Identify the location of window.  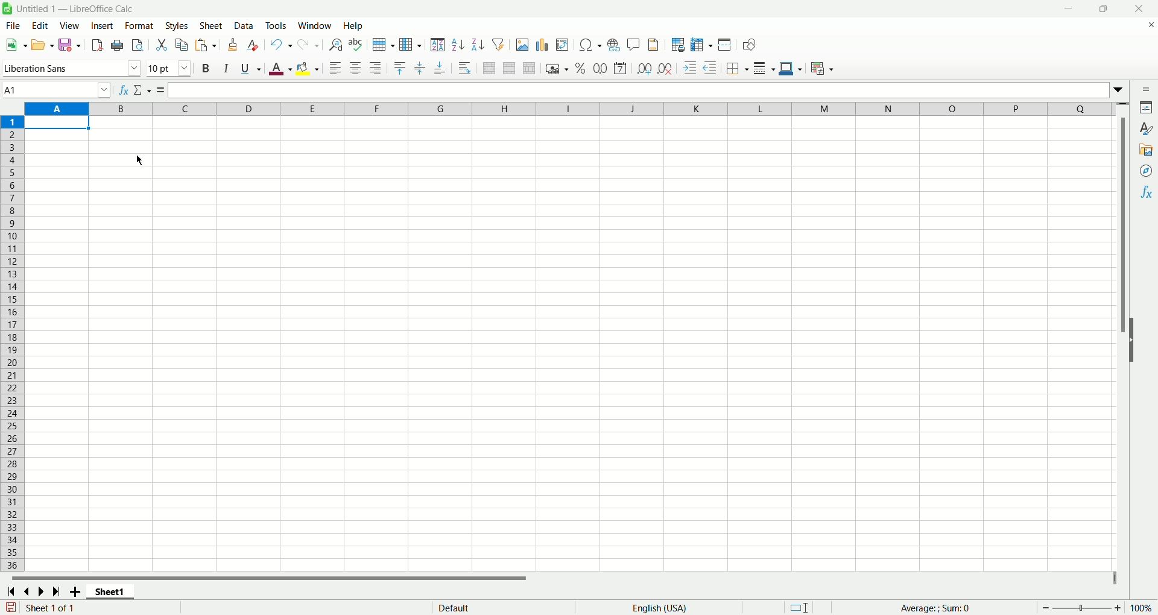
(315, 26).